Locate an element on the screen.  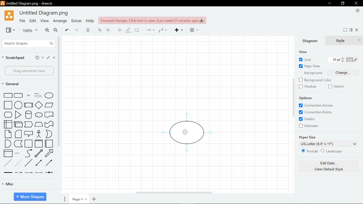
Collapse is located at coordinates (357, 30).